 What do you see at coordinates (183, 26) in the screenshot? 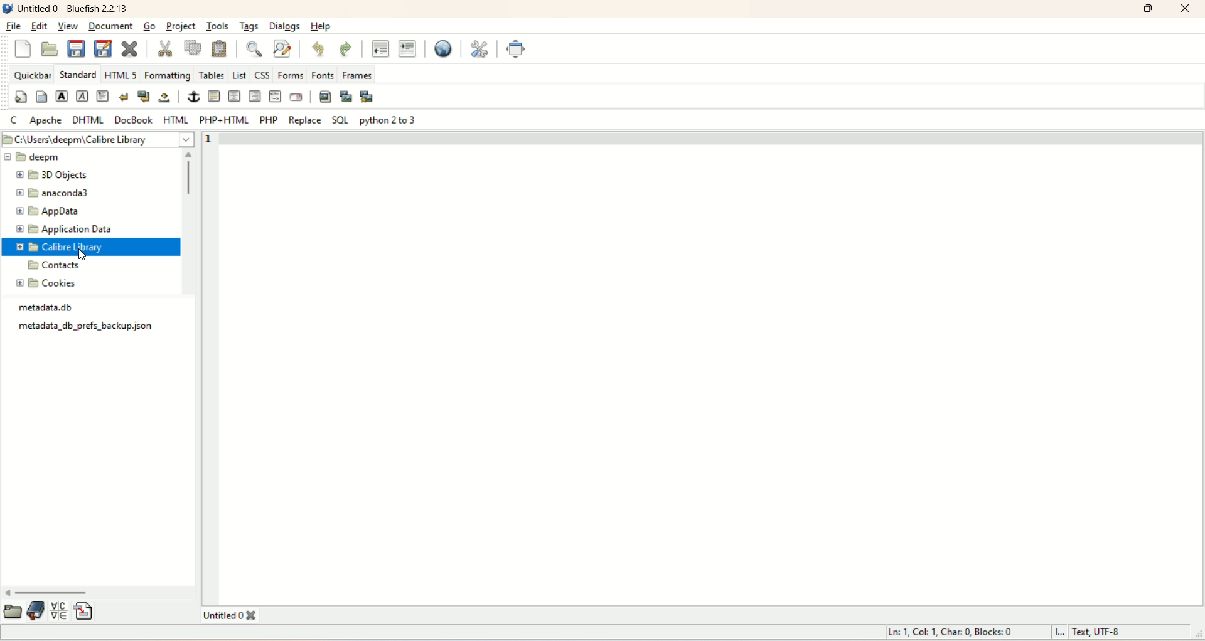
I see `project` at bounding box center [183, 26].